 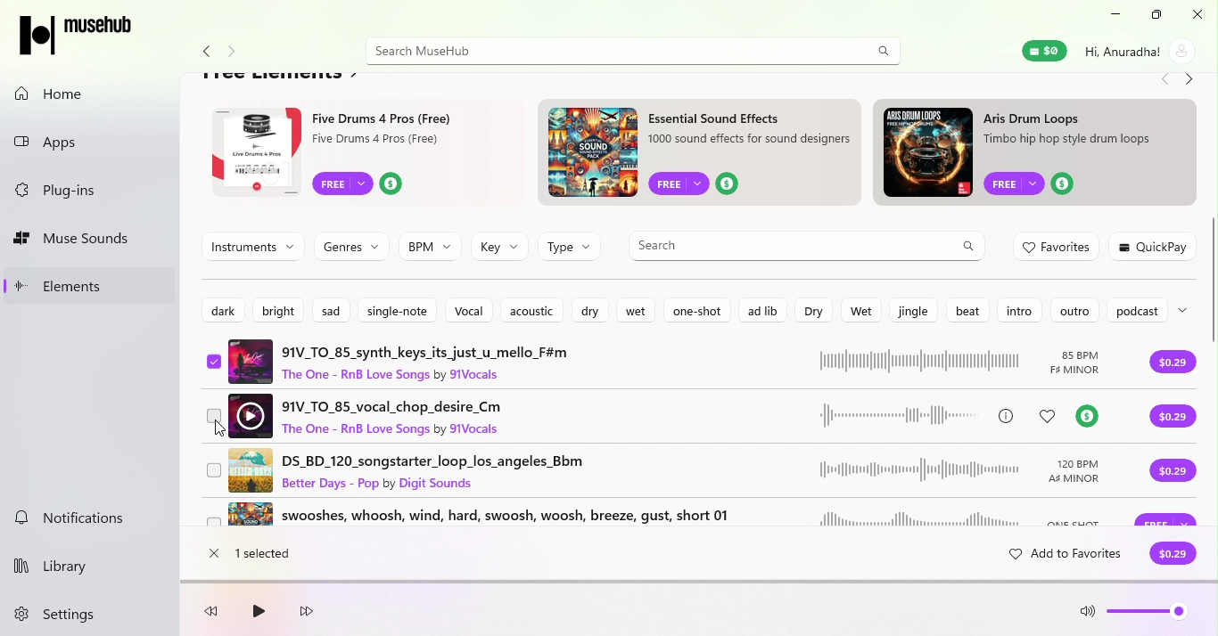 What do you see at coordinates (1018, 311) in the screenshot?
I see `Intro` at bounding box center [1018, 311].